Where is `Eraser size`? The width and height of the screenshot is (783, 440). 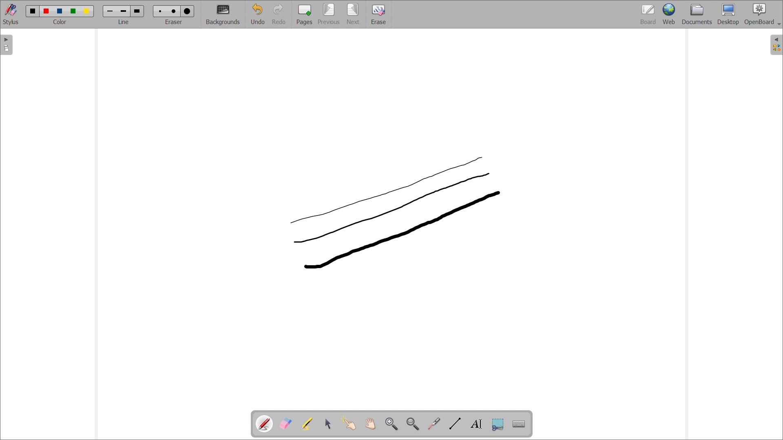
Eraser size is located at coordinates (161, 11).